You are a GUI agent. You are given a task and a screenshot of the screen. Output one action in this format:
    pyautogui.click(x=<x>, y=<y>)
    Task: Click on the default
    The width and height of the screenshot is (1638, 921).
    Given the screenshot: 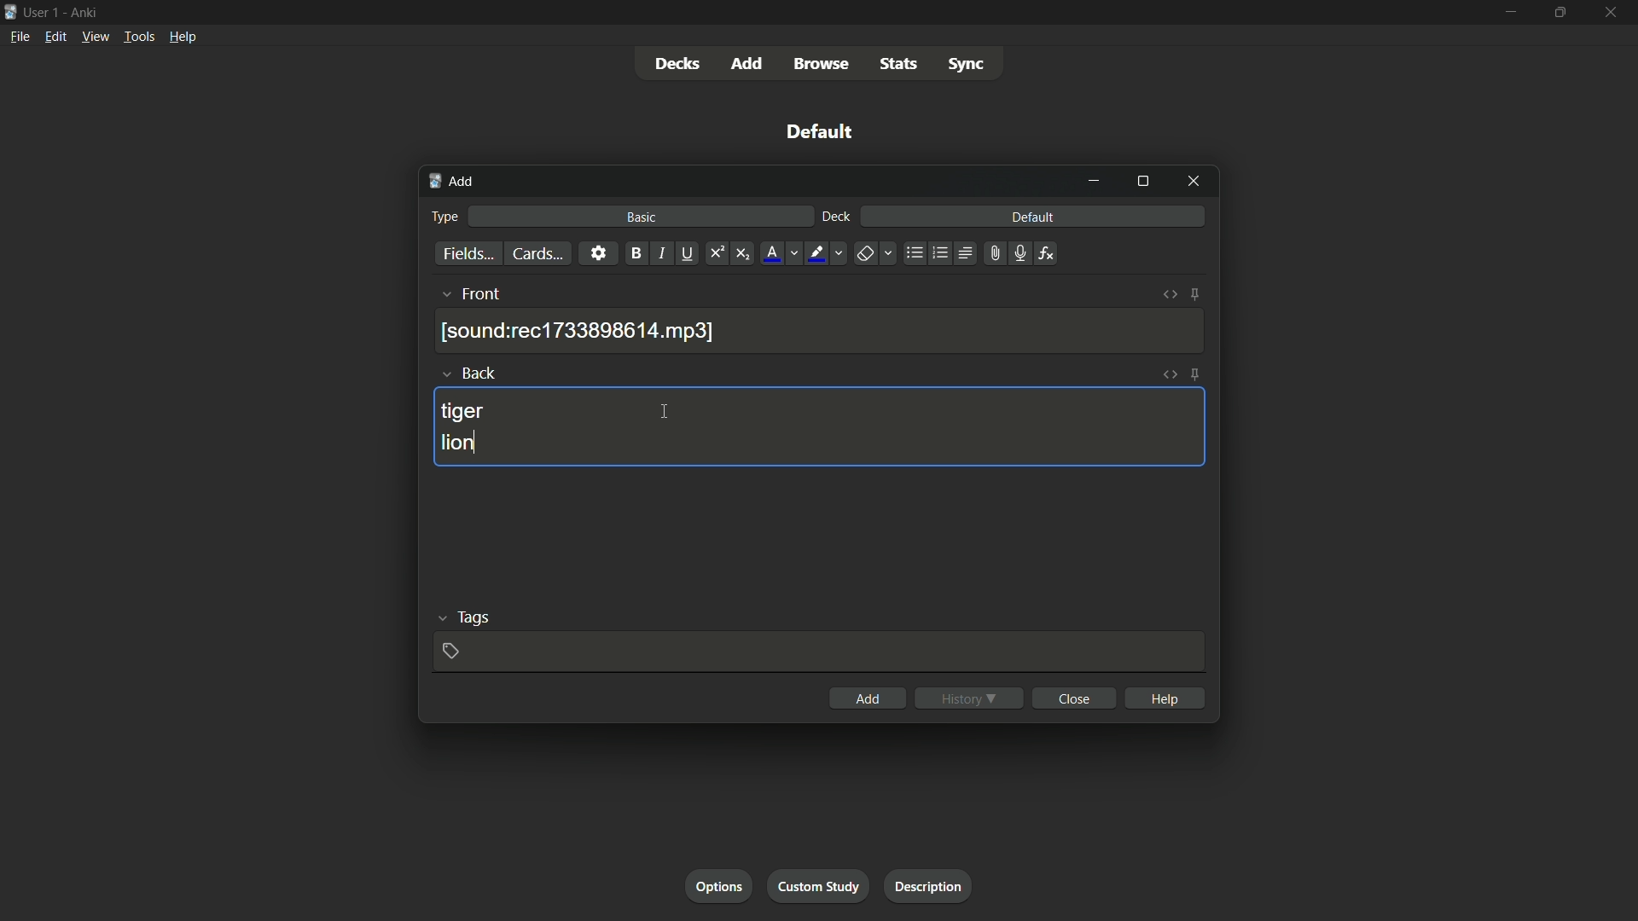 What is the action you would take?
    pyautogui.click(x=820, y=131)
    